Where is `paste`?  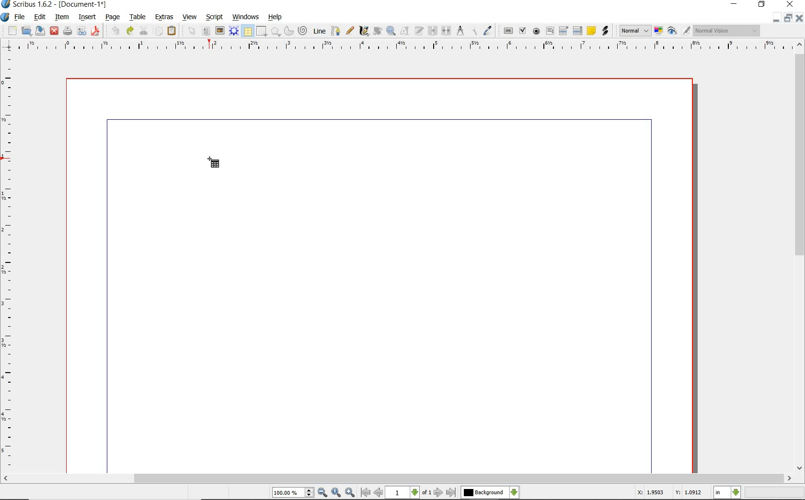
paste is located at coordinates (172, 31).